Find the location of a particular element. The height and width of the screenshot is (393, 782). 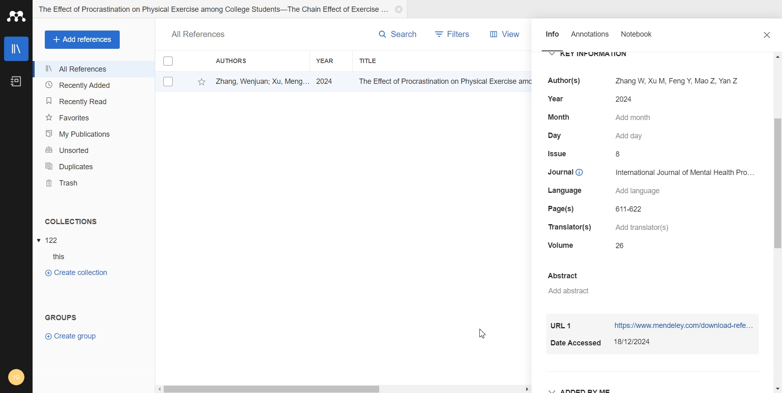

Down is located at coordinates (776, 386).